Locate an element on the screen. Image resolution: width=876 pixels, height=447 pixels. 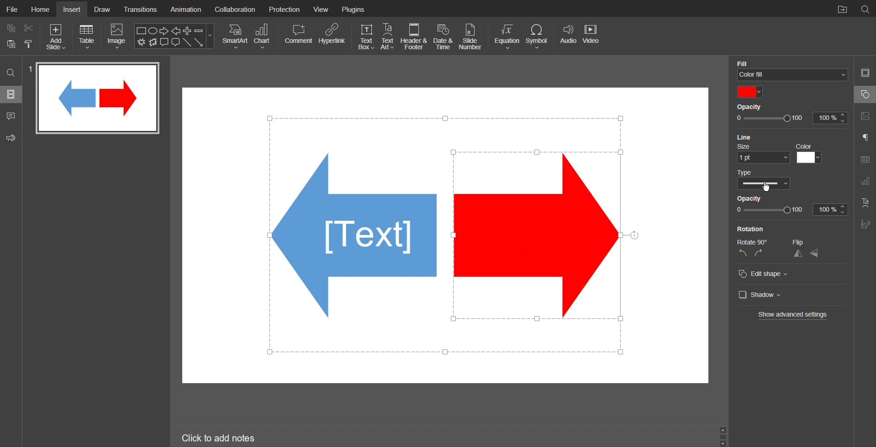
Table is located at coordinates (87, 36).